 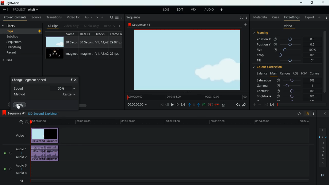 What do you see at coordinates (26, 10) in the screenshot?
I see `project` at bounding box center [26, 10].